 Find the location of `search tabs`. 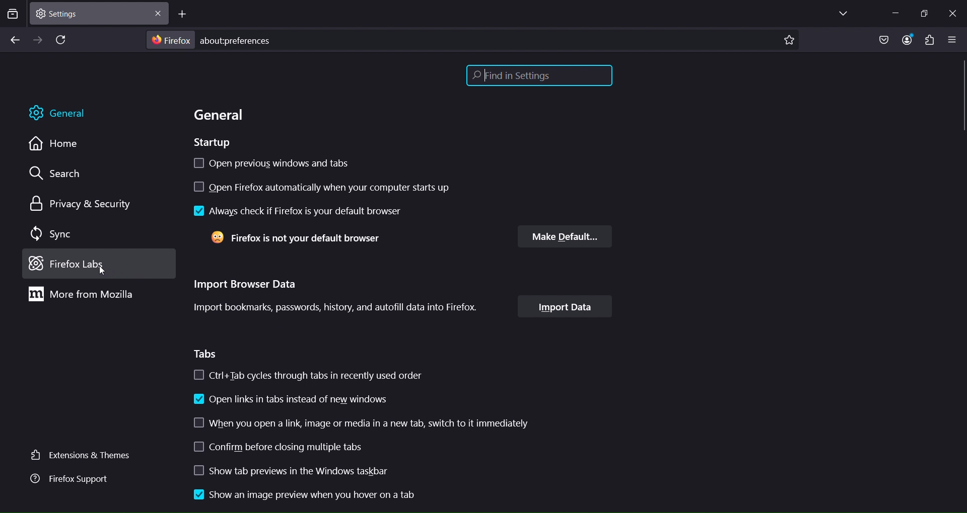

search tabs is located at coordinates (13, 15).